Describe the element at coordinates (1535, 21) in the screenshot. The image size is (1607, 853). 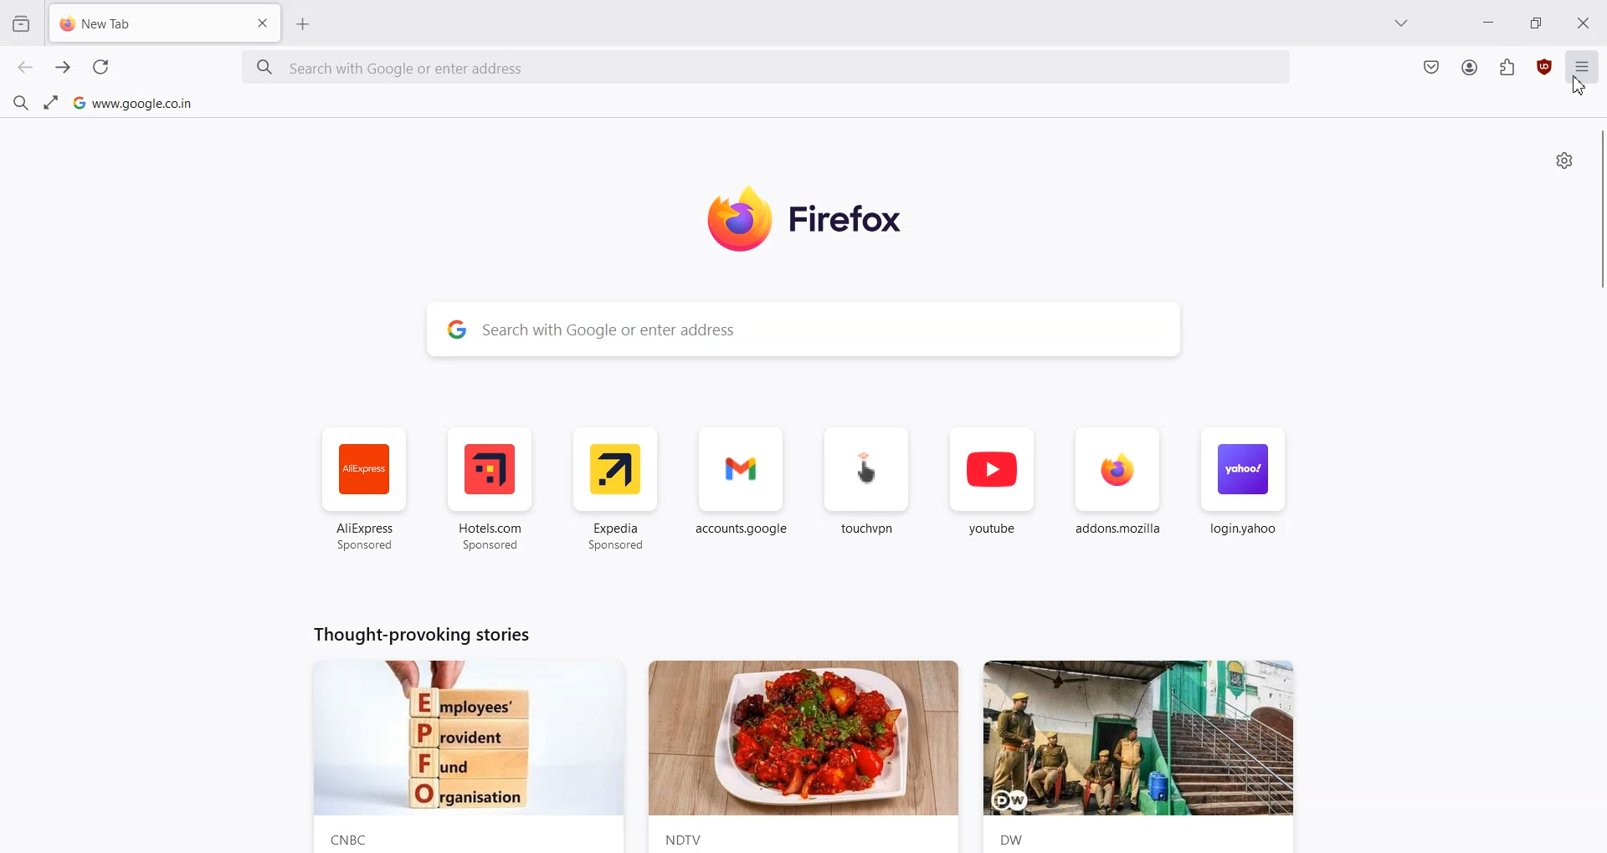
I see `Maximize` at that location.